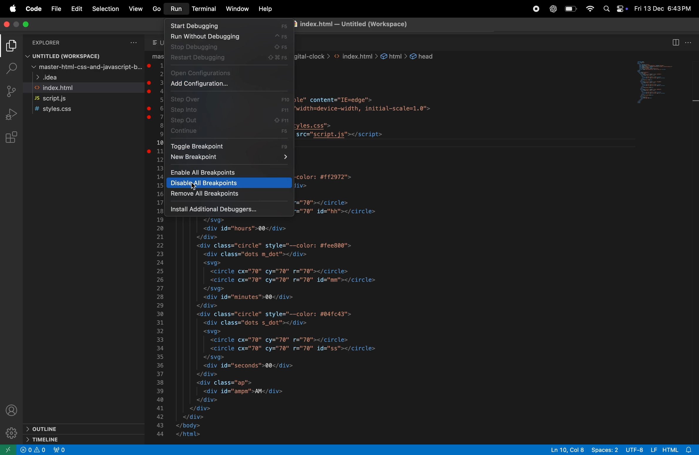  I want to click on battery, so click(572, 9).